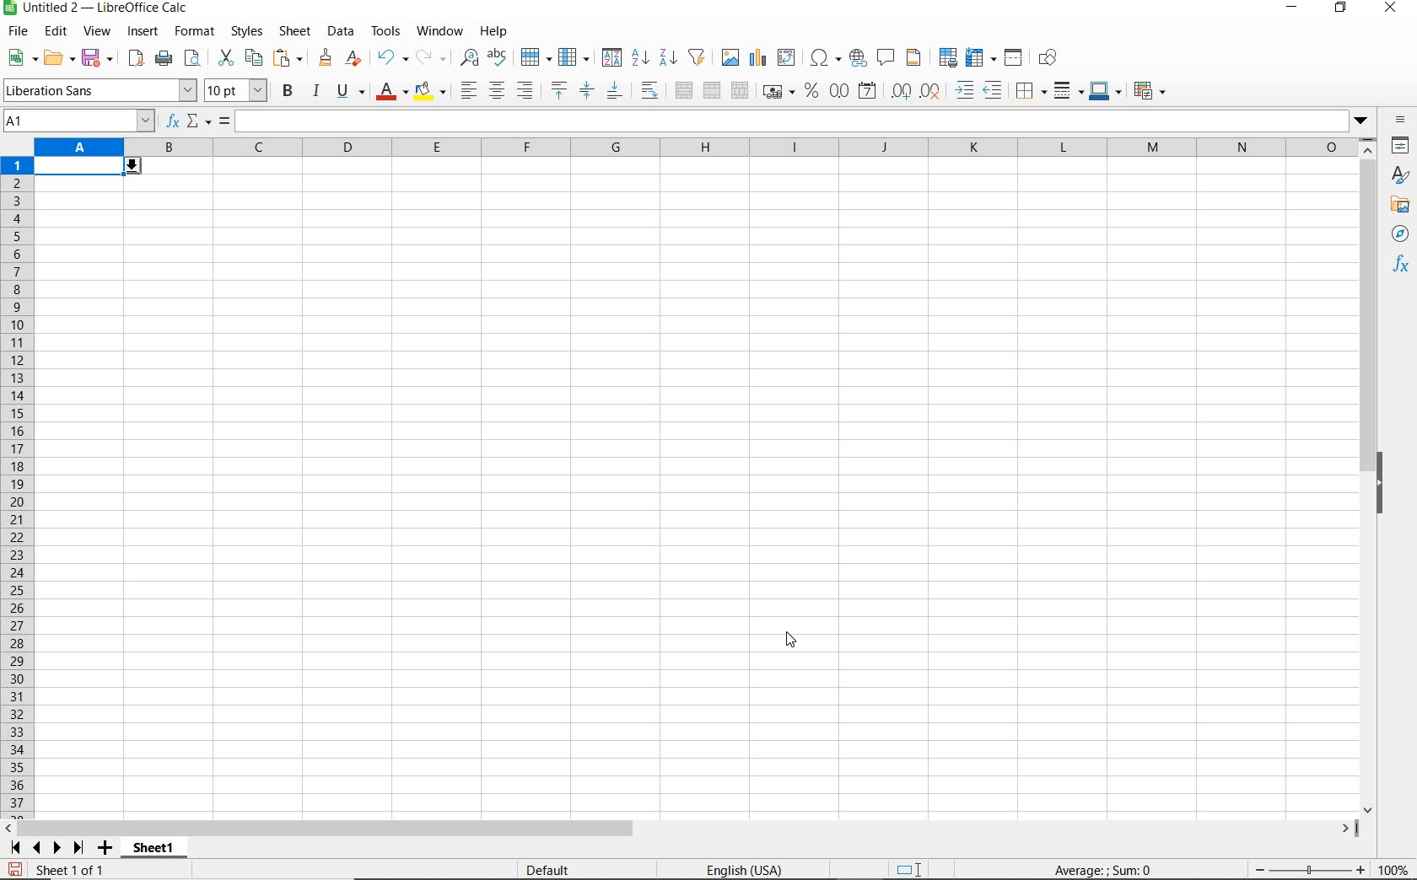  What do you see at coordinates (315, 91) in the screenshot?
I see `italic` at bounding box center [315, 91].